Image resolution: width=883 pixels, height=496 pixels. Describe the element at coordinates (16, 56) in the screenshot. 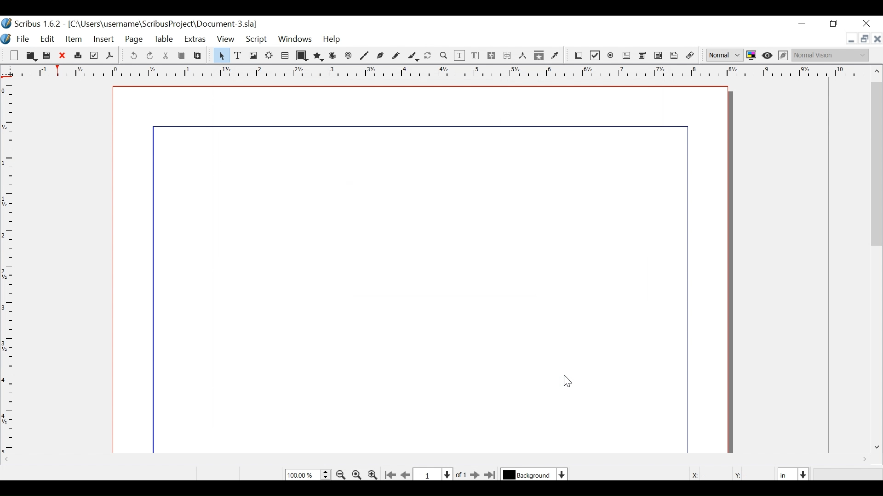

I see `New` at that location.